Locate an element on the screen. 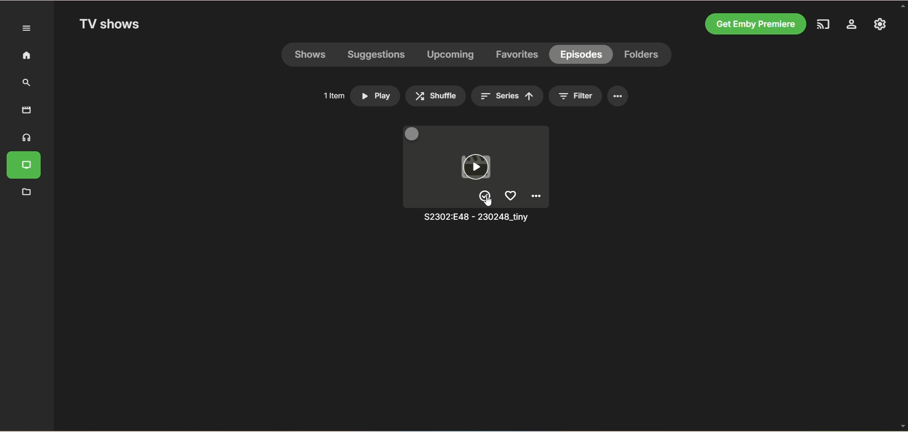 This screenshot has width=908, height=432. 1 items is located at coordinates (332, 95).